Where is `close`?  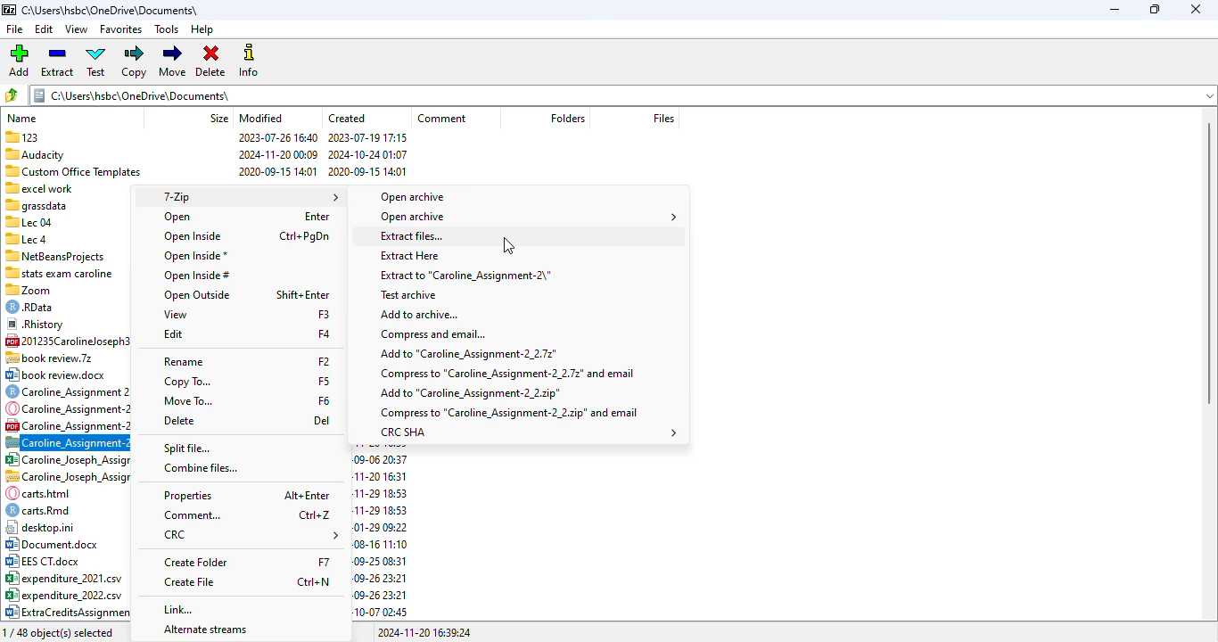
close is located at coordinates (1195, 9).